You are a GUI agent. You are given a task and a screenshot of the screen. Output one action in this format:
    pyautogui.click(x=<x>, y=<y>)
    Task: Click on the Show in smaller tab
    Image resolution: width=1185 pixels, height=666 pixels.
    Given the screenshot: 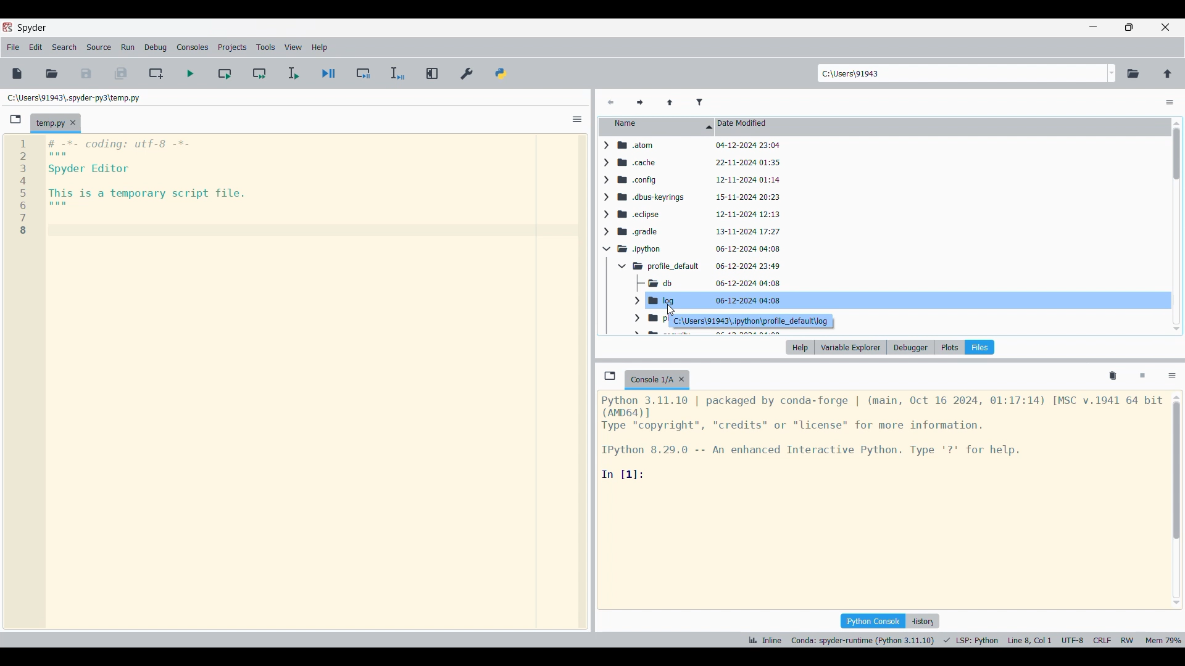 What is the action you would take?
    pyautogui.click(x=1129, y=27)
    